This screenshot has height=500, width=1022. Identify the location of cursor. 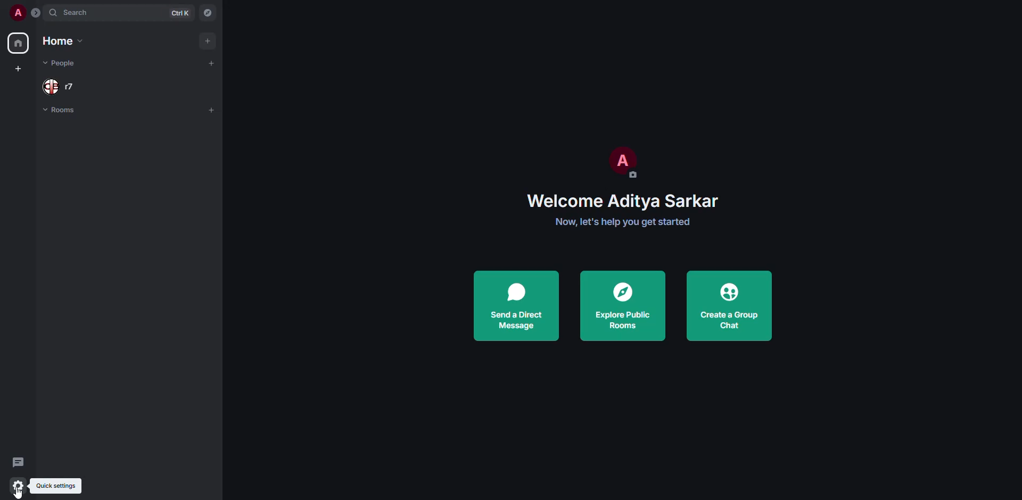
(16, 495).